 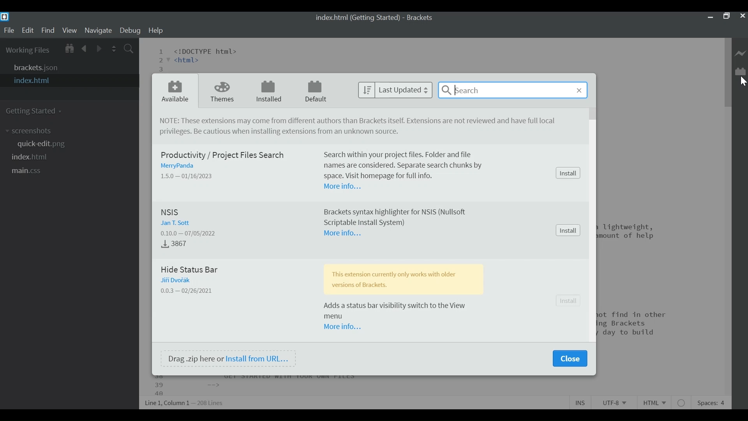 I want to click on File Type, so click(x=656, y=402).